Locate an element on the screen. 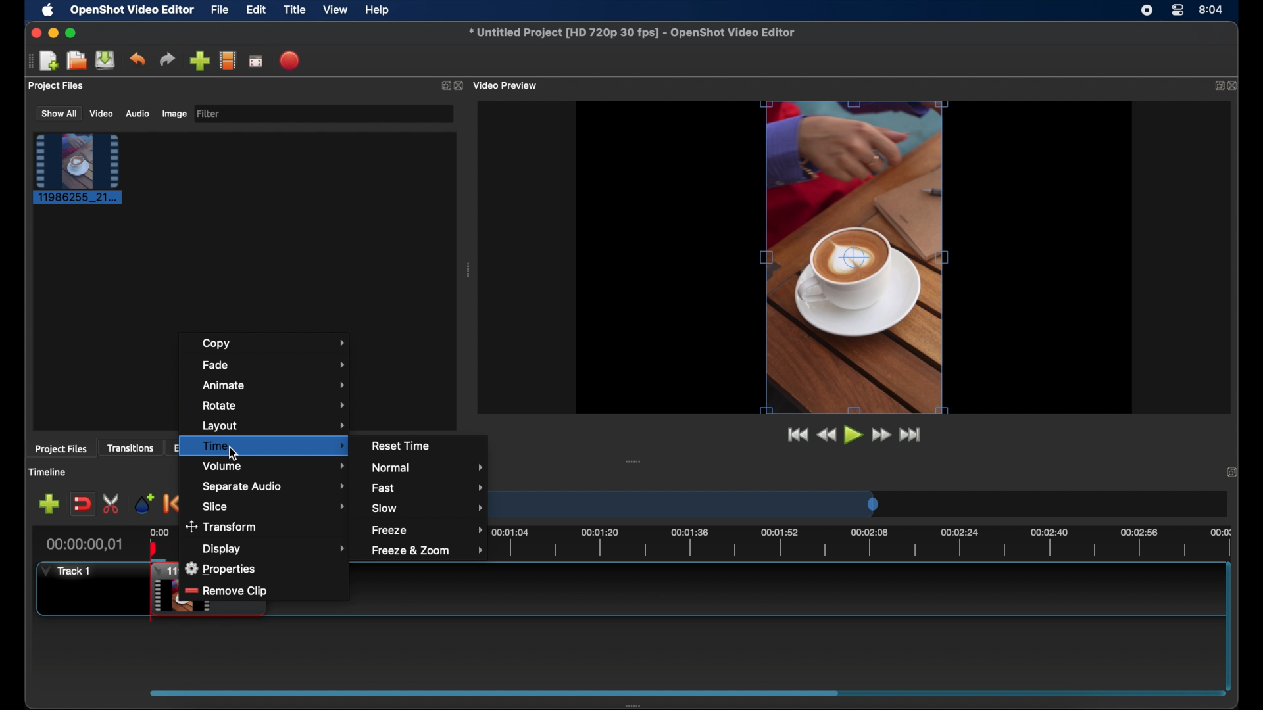  project files is located at coordinates (57, 86).